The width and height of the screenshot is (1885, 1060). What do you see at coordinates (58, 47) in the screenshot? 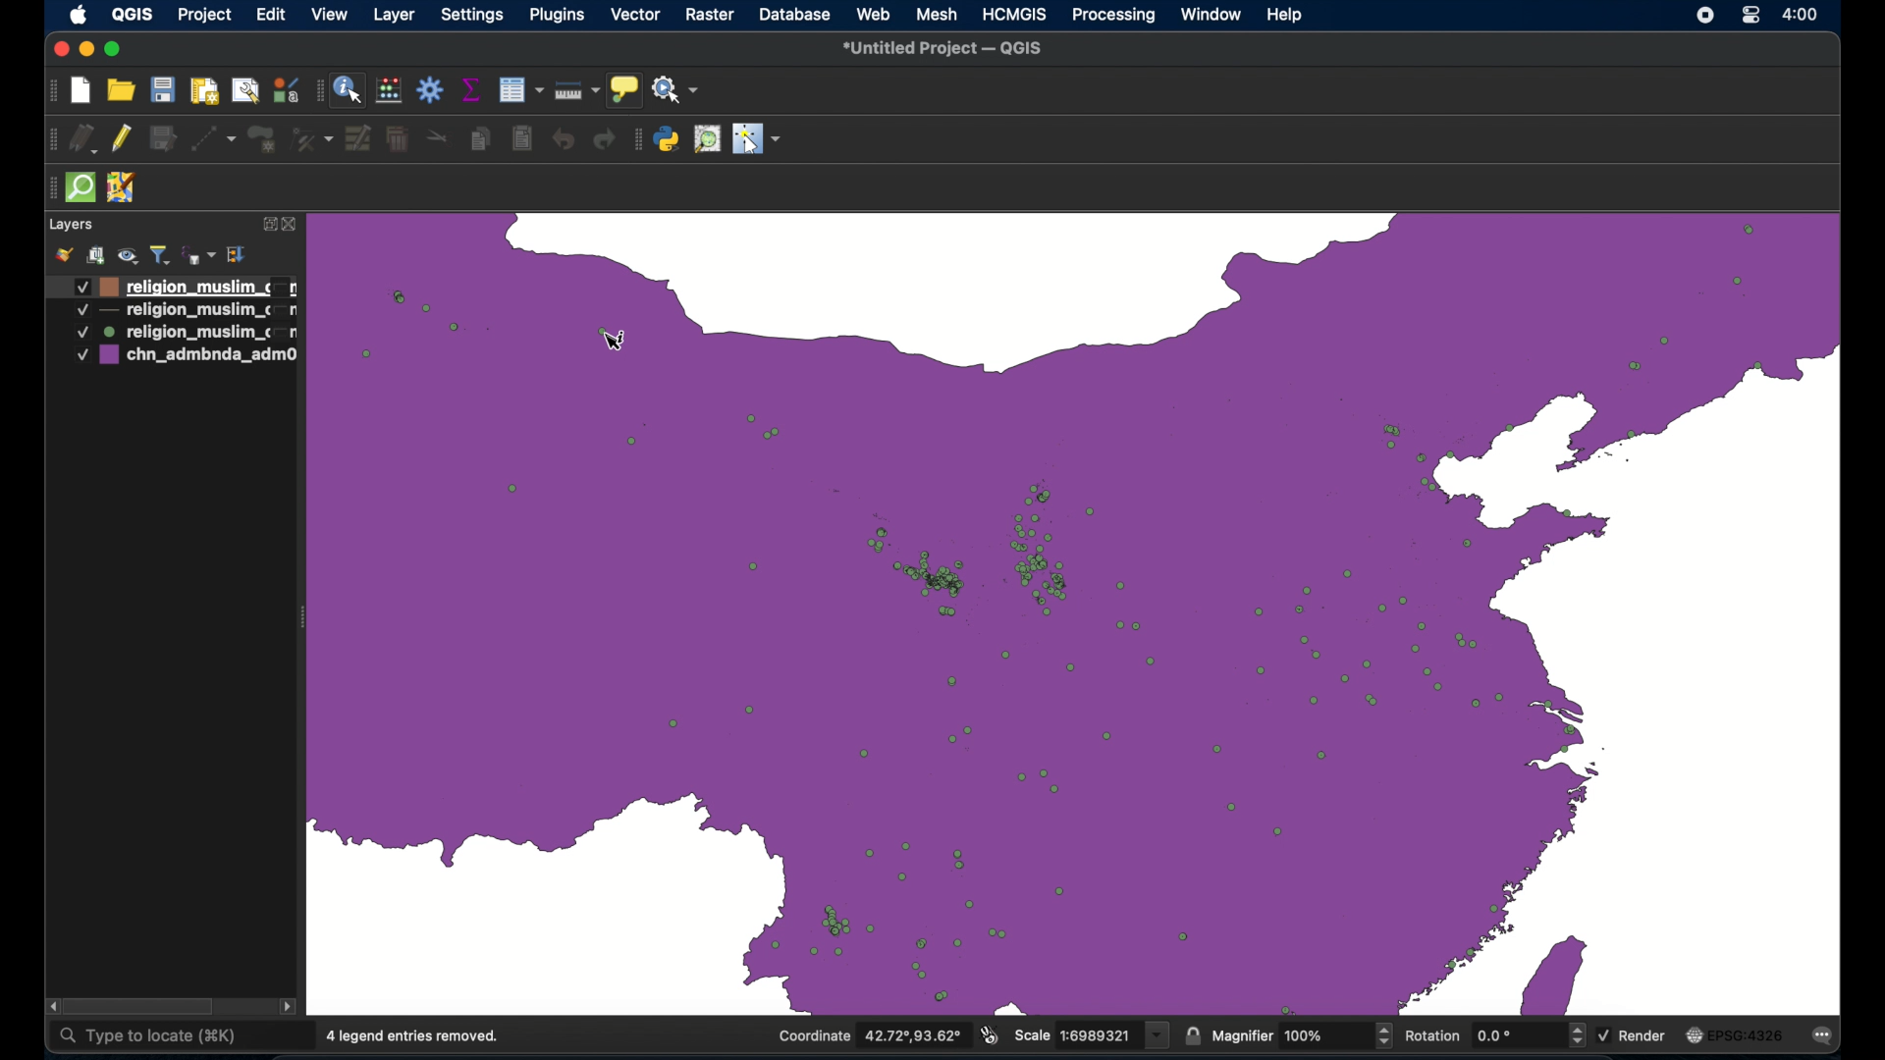
I see `close` at bounding box center [58, 47].